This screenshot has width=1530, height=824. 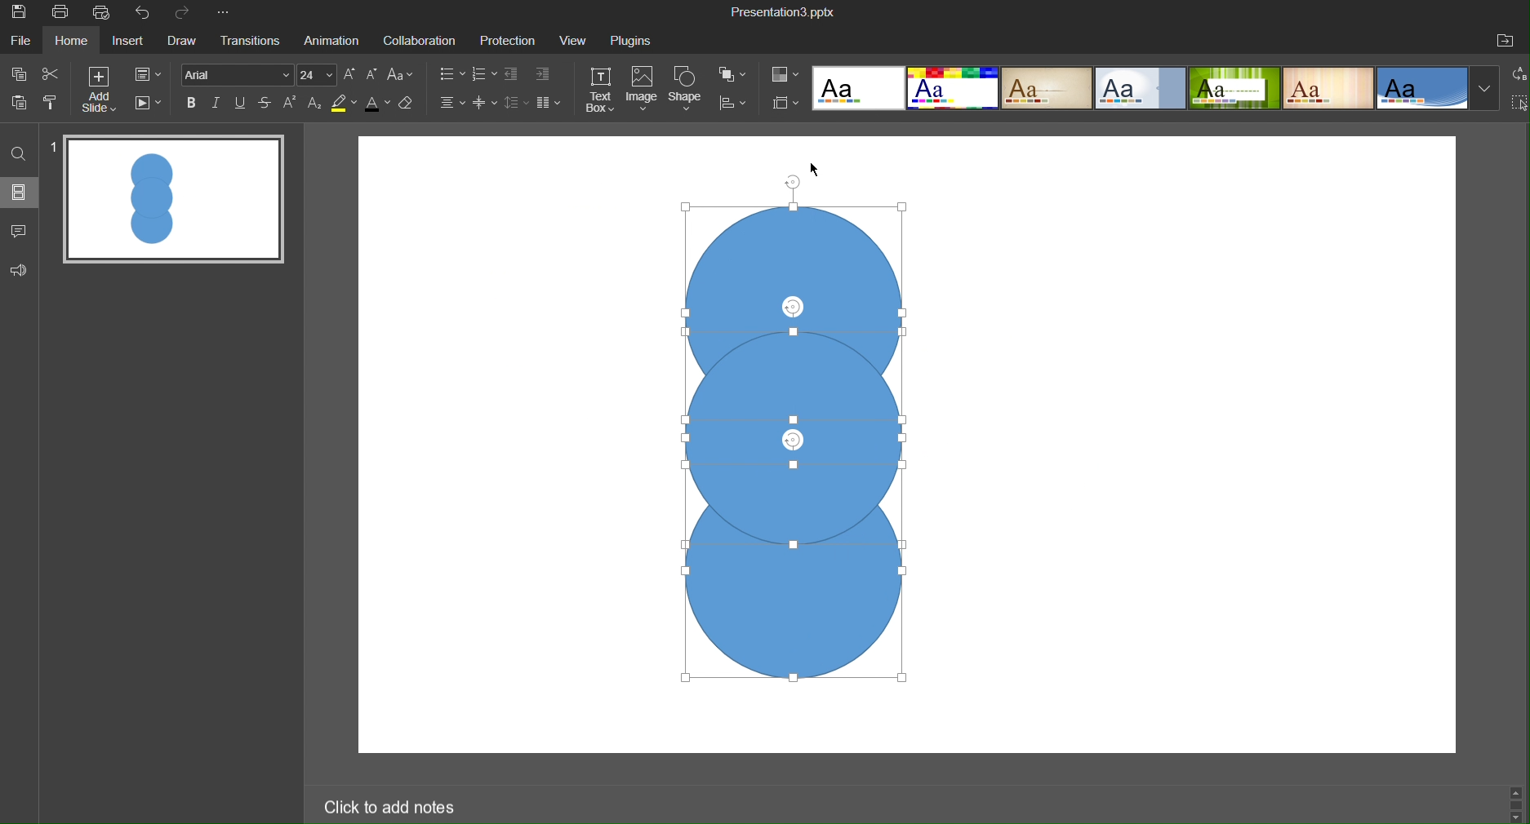 What do you see at coordinates (105, 13) in the screenshot?
I see `Quick Print` at bounding box center [105, 13].